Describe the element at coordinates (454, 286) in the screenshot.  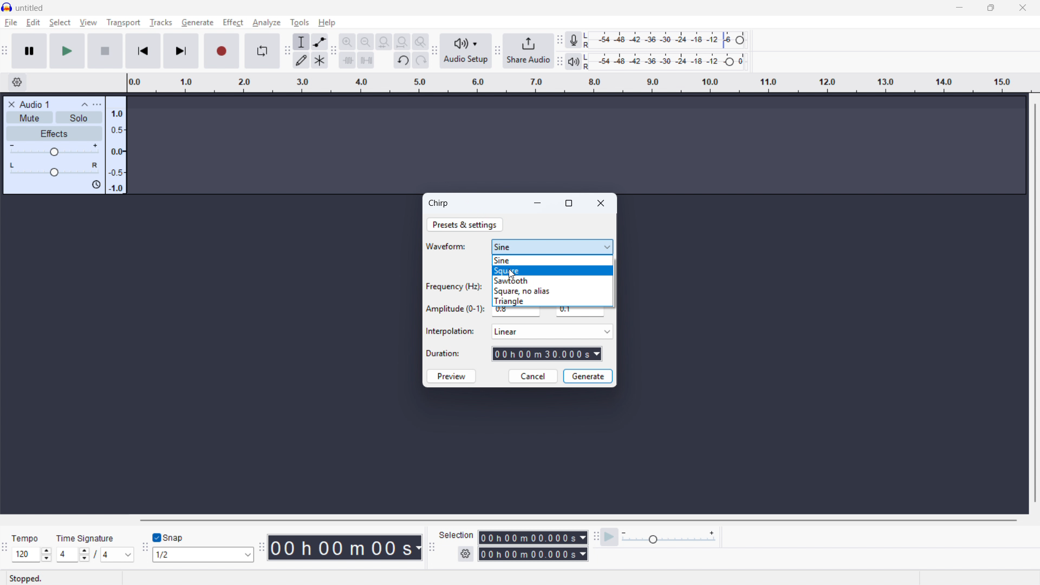
I see `Frequency (Hz)` at that location.